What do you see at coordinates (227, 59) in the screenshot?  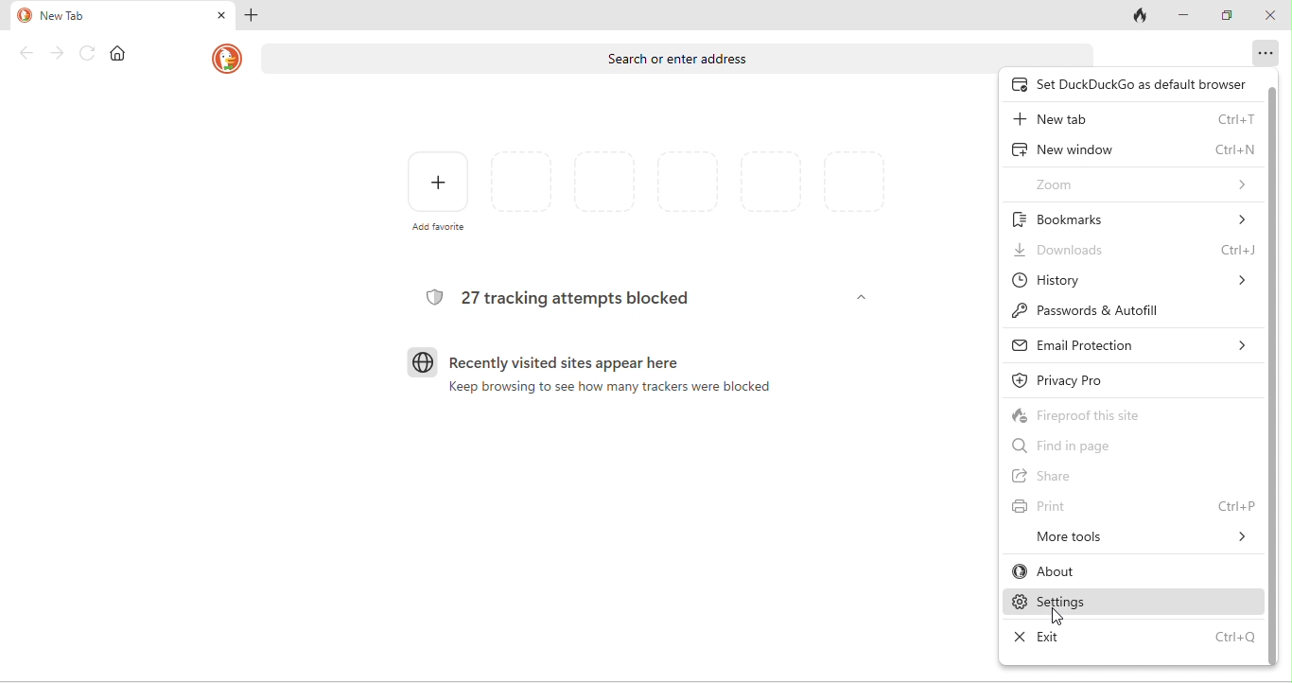 I see `duck duck go logo` at bounding box center [227, 59].